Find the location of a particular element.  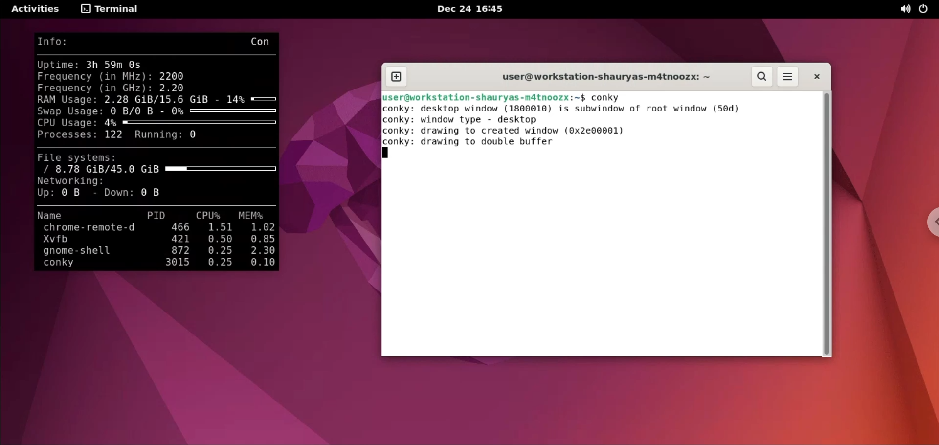

sound options is located at coordinates (905, 9).